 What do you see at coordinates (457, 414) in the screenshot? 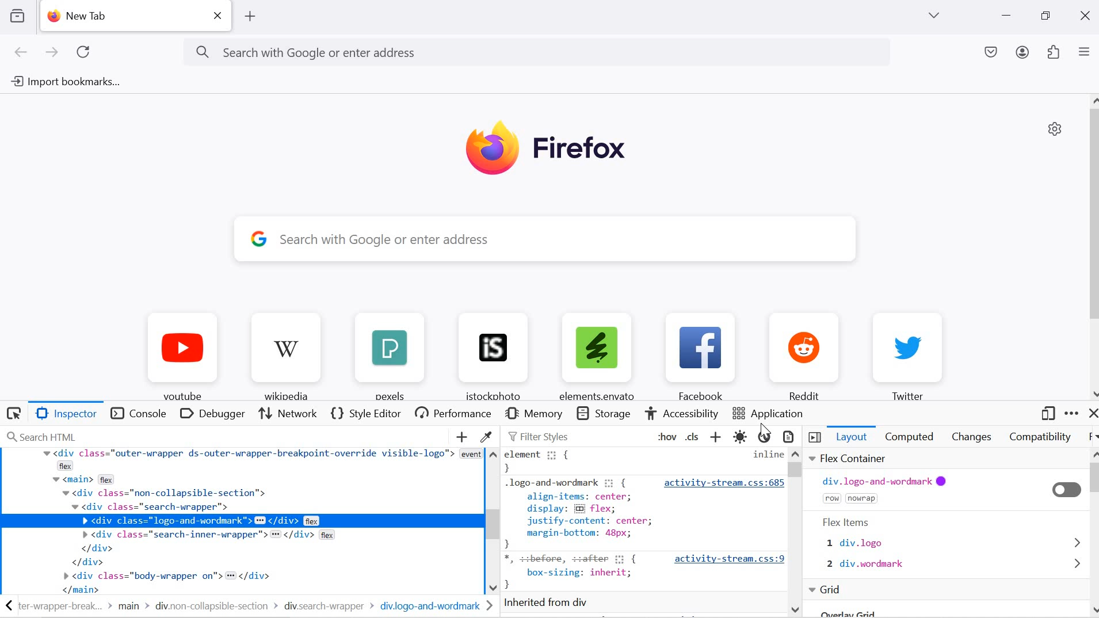
I see `performance` at bounding box center [457, 414].